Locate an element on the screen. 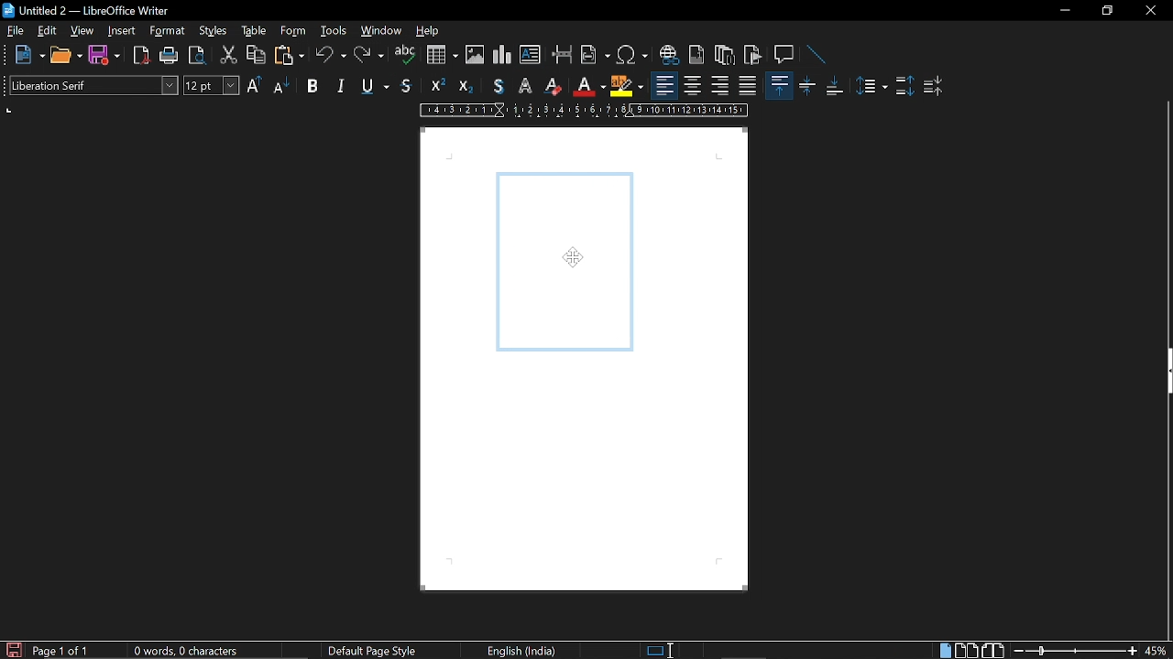 This screenshot has height=659, width=1173. Align bottom is located at coordinates (837, 84).